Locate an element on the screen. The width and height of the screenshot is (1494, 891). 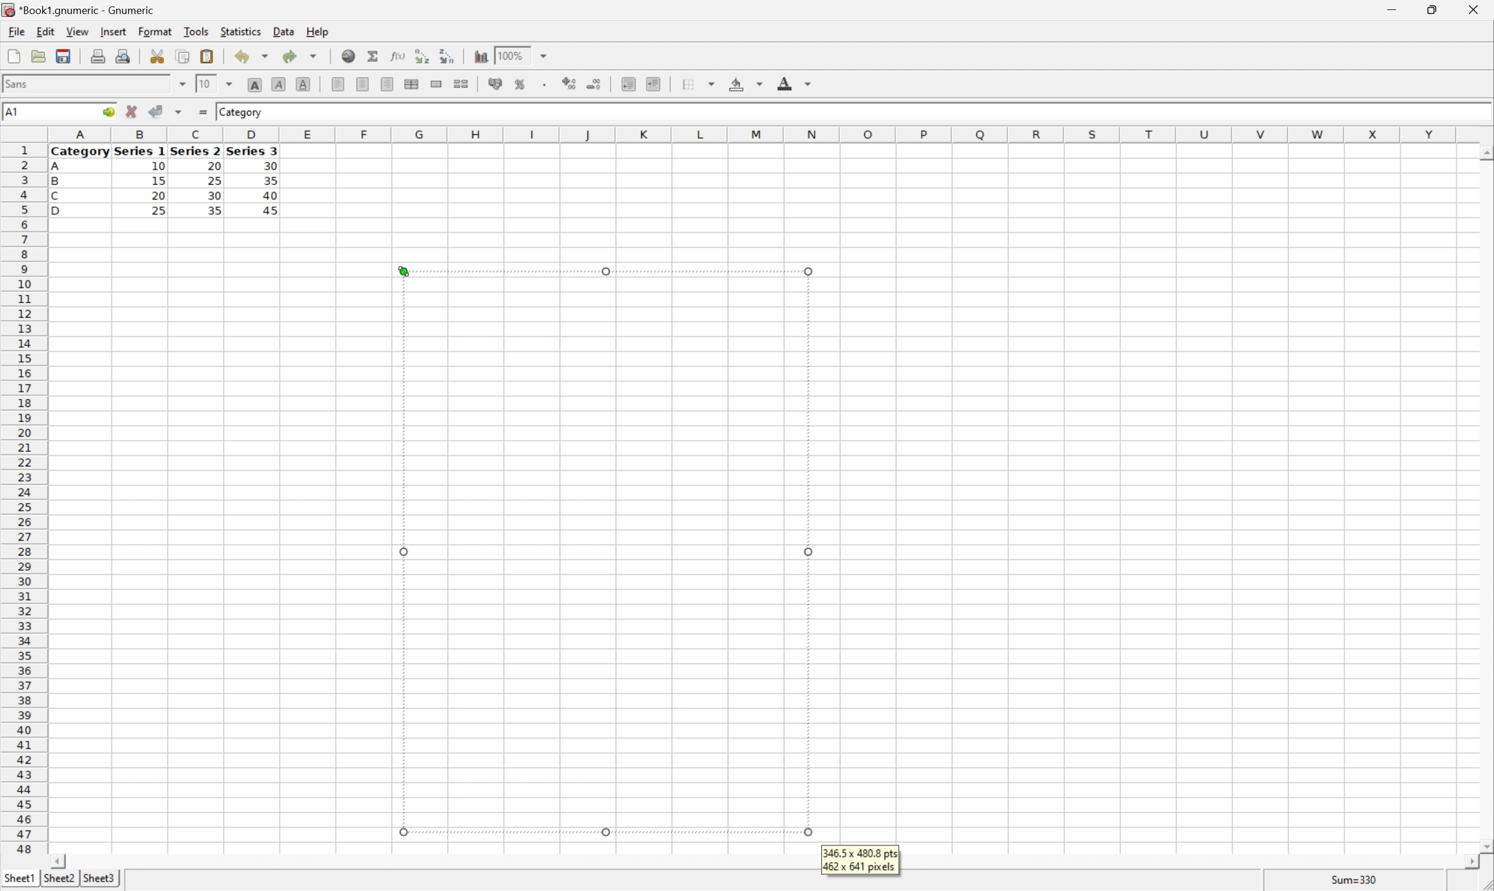
30 is located at coordinates (216, 197).